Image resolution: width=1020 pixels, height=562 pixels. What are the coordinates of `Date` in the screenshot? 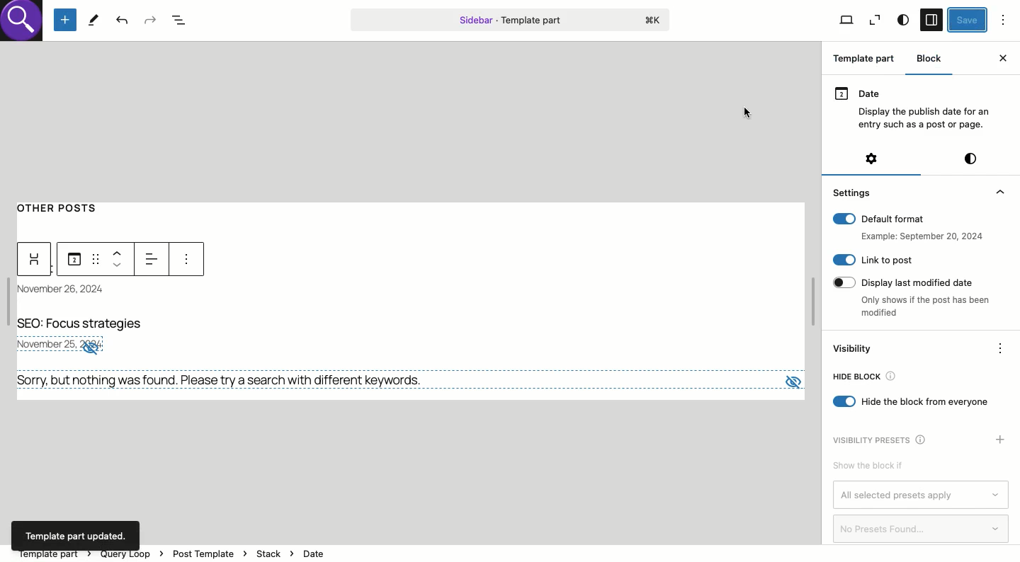 It's located at (915, 107).